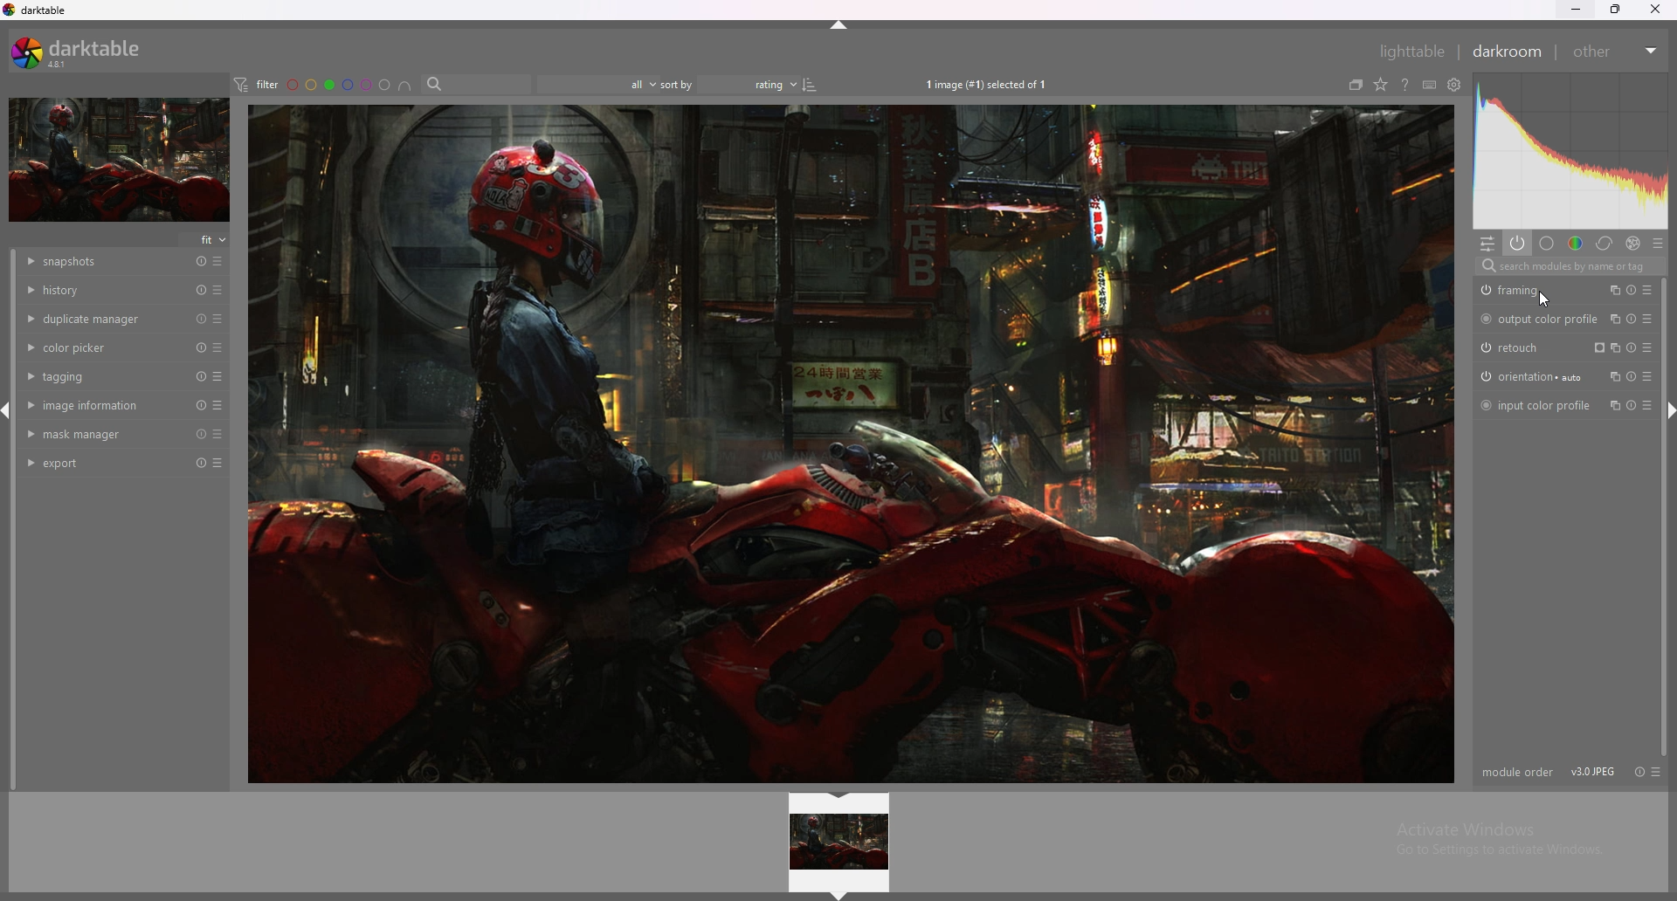 This screenshot has width=1677, height=901. What do you see at coordinates (217, 464) in the screenshot?
I see `presets` at bounding box center [217, 464].